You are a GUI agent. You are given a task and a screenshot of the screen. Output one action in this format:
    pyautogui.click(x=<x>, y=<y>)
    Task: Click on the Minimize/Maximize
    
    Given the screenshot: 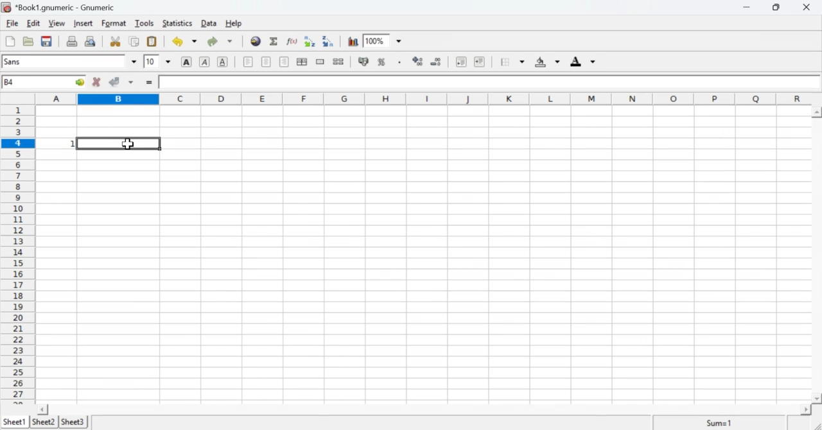 What is the action you would take?
    pyautogui.click(x=777, y=8)
    